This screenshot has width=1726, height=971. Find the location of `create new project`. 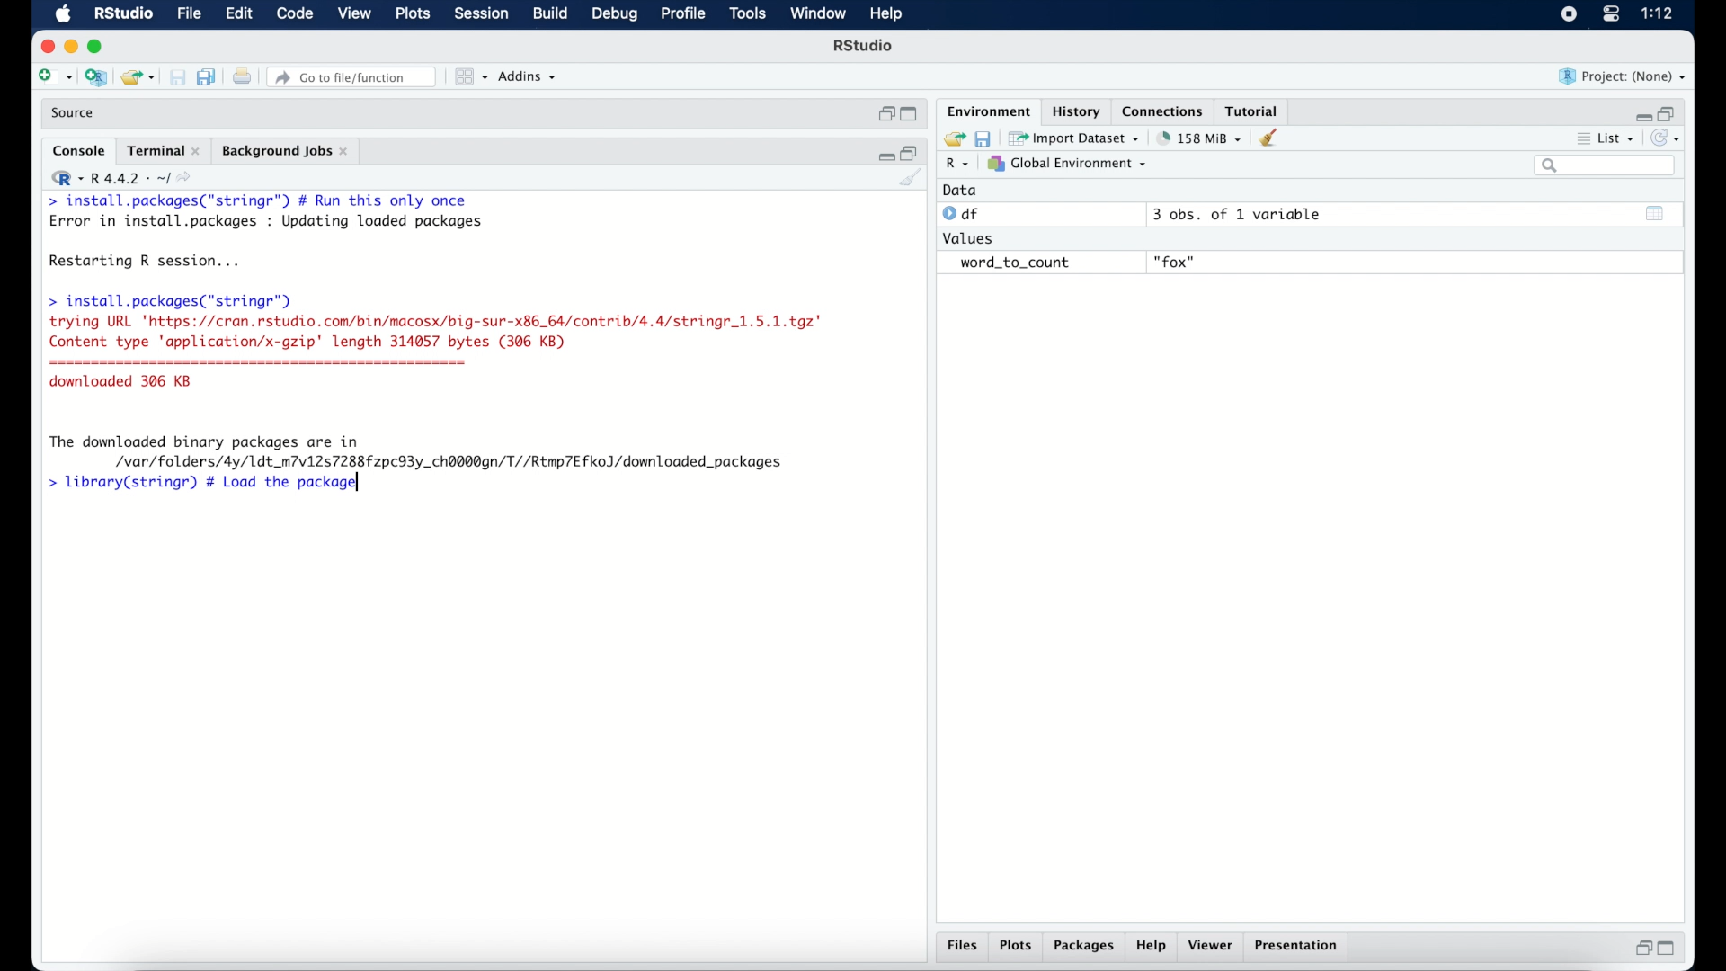

create new project is located at coordinates (95, 78).